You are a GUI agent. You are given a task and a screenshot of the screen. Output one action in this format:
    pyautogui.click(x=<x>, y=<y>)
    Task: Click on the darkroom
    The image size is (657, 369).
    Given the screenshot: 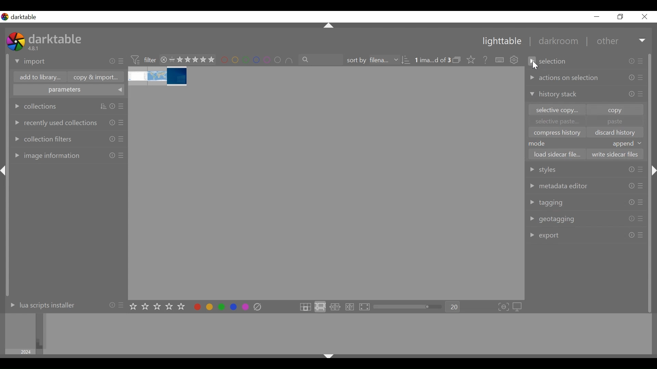 What is the action you would take?
    pyautogui.click(x=555, y=42)
    